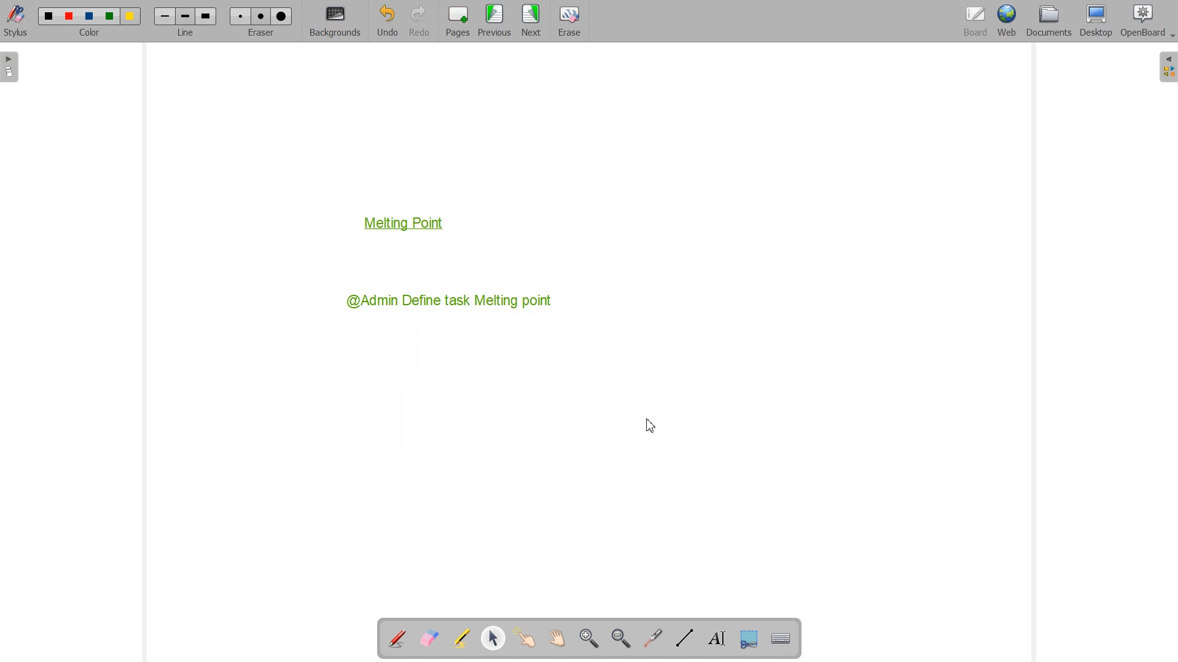 This screenshot has height=662, width=1178. Describe the element at coordinates (11, 67) in the screenshot. I see `Sidebar` at that location.